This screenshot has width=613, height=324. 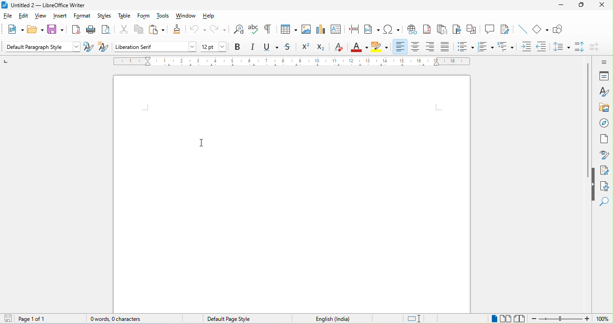 I want to click on font color, so click(x=357, y=48).